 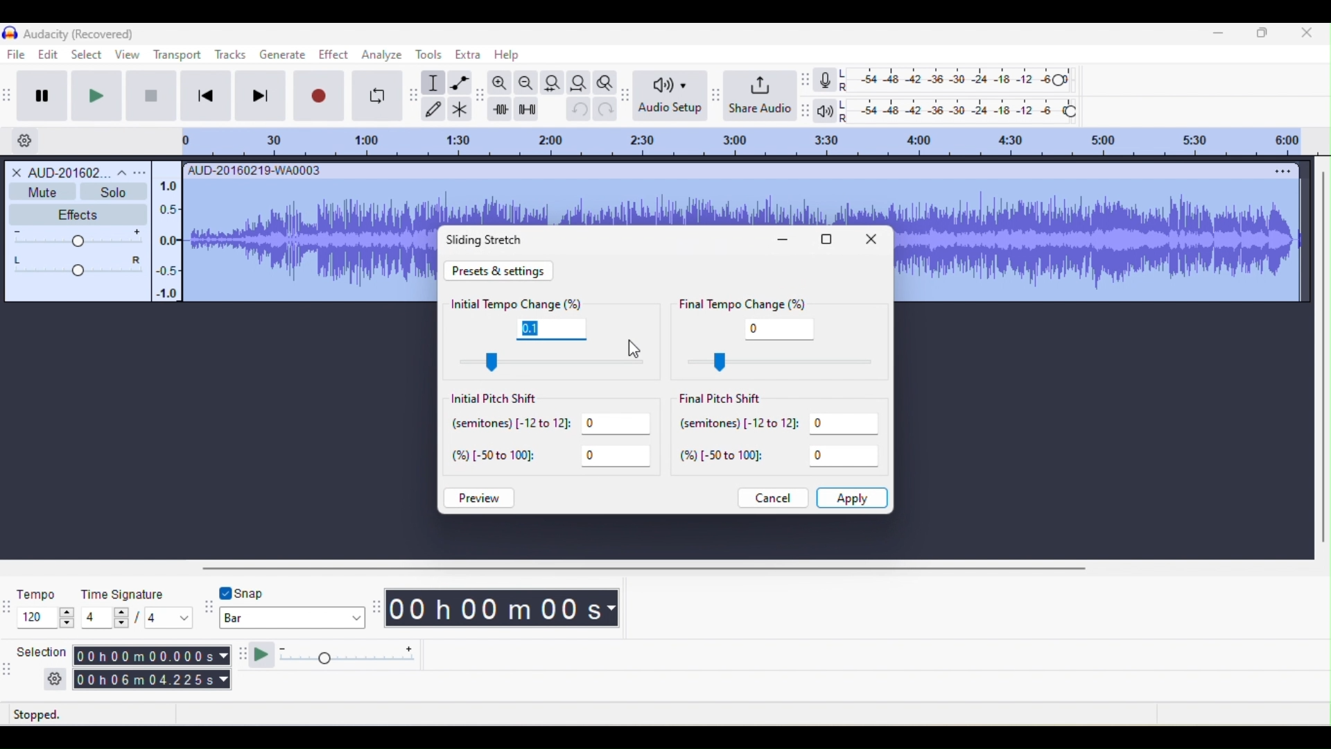 What do you see at coordinates (256, 169) in the screenshot?
I see `AUD-20160219-WA0003` at bounding box center [256, 169].